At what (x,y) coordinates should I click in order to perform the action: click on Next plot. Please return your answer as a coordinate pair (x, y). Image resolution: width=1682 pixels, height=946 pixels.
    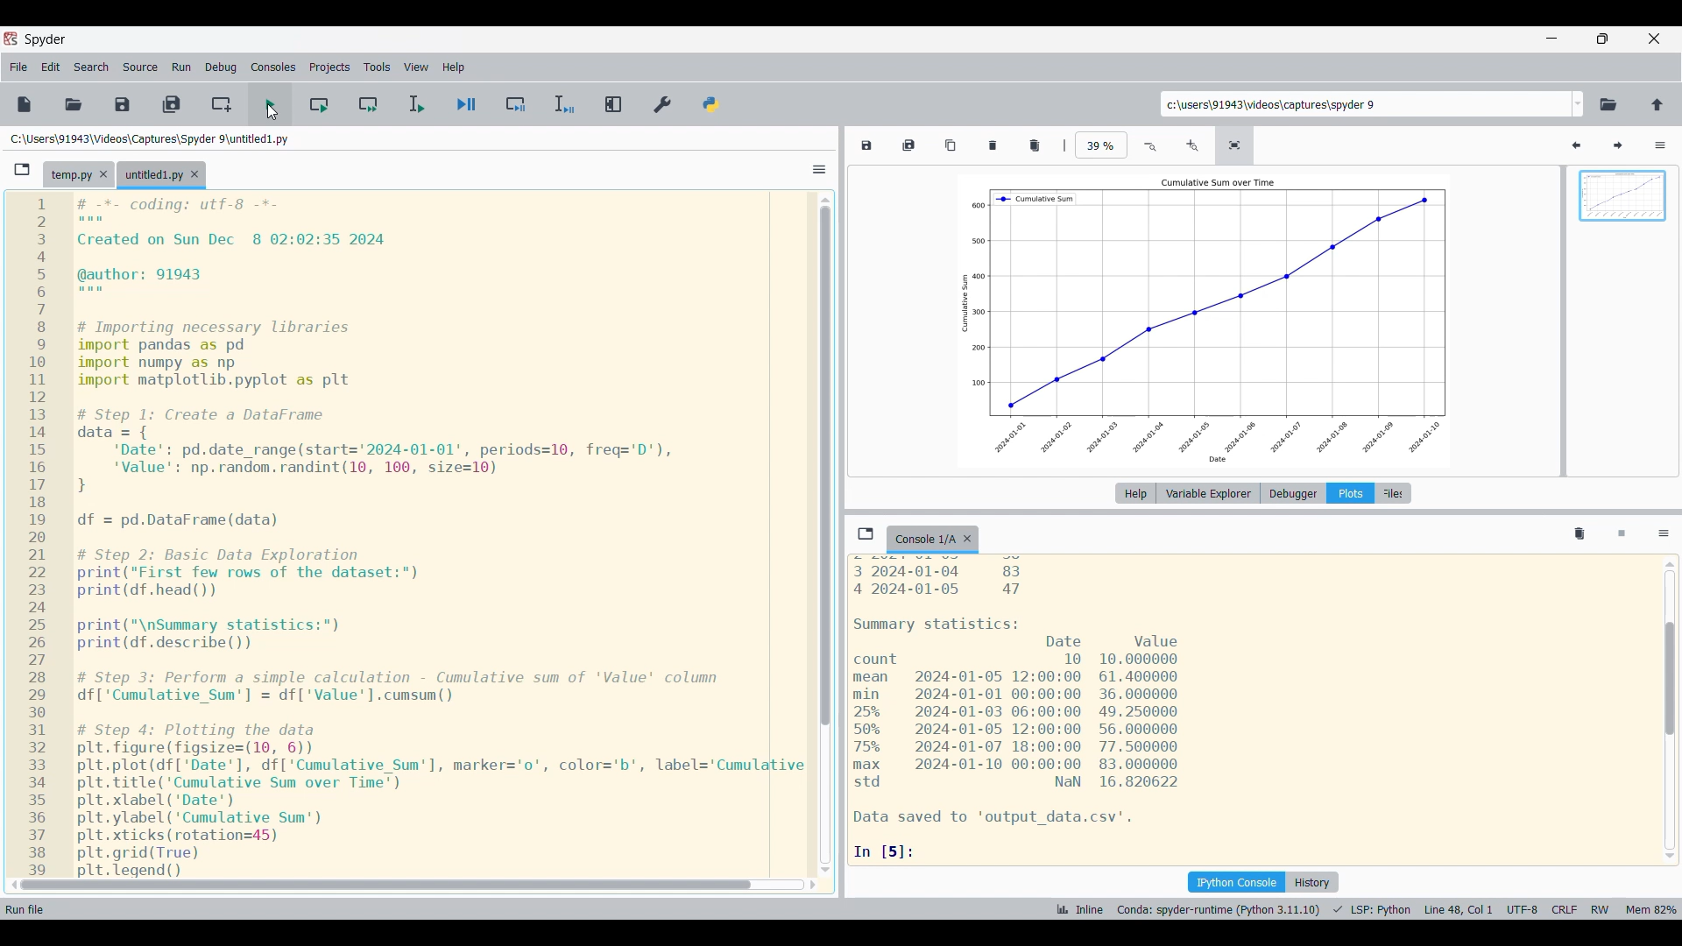
    Looking at the image, I should click on (1618, 145).